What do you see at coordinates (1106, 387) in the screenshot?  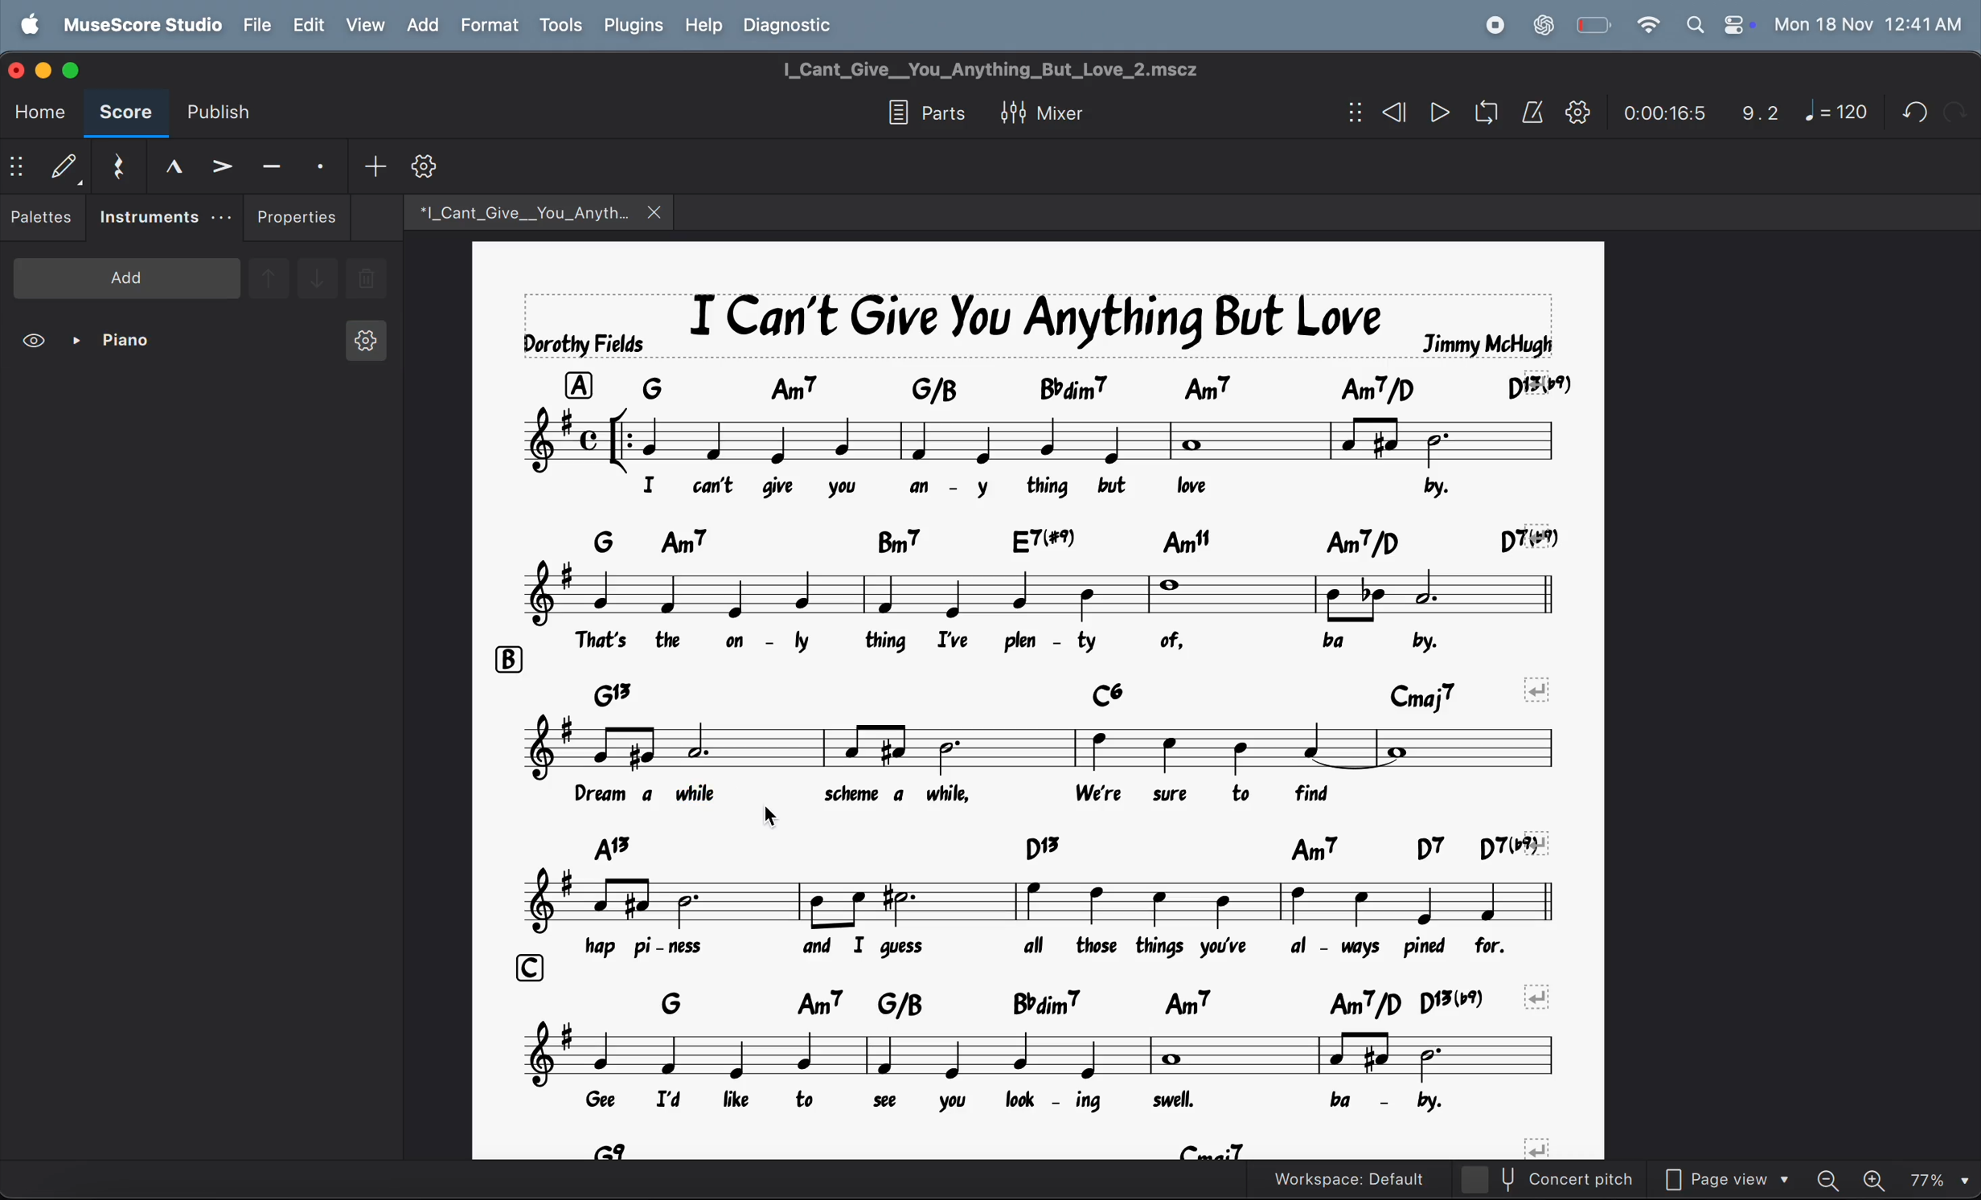 I see `chord symbols` at bounding box center [1106, 387].